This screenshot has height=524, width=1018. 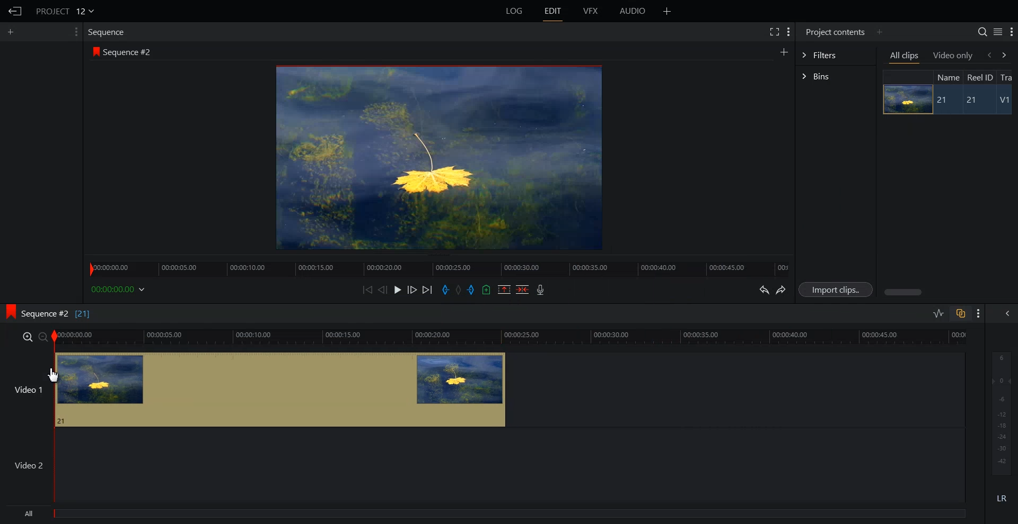 What do you see at coordinates (512, 336) in the screenshot?
I see `video time` at bounding box center [512, 336].